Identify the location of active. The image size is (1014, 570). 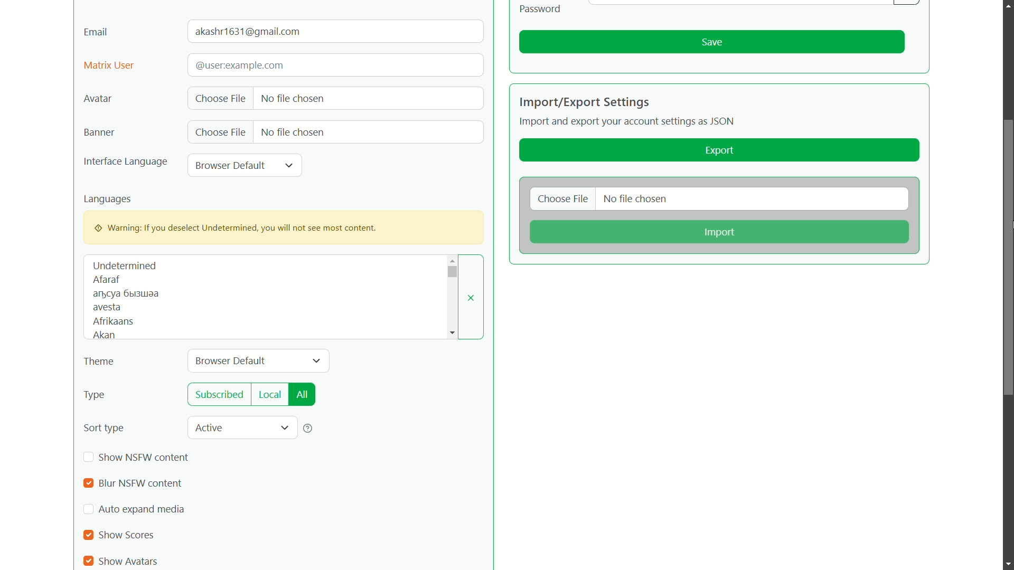
(211, 427).